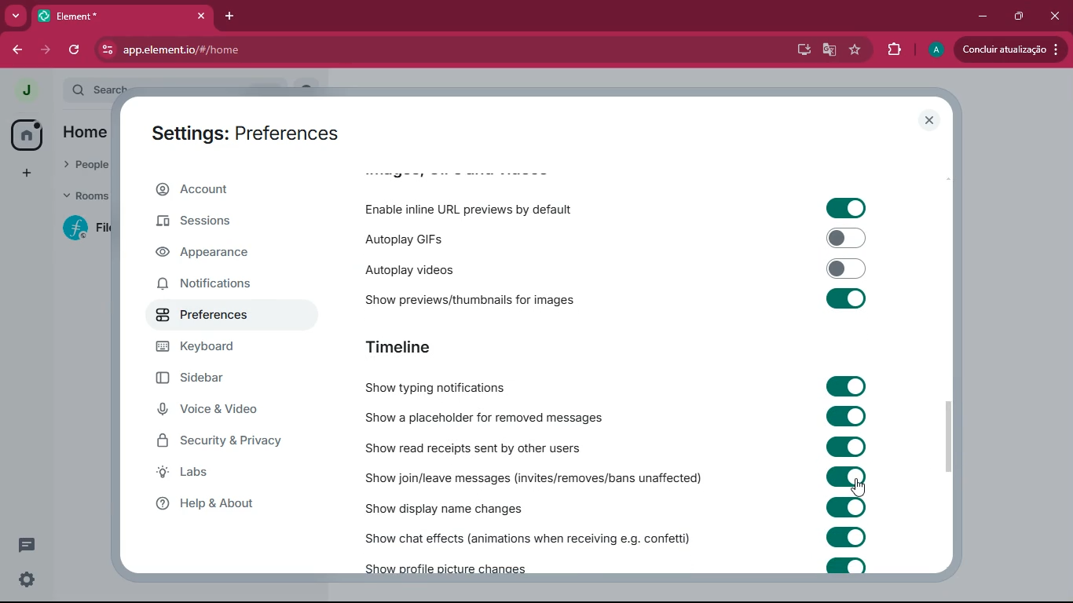  I want to click on quick settings, so click(27, 579).